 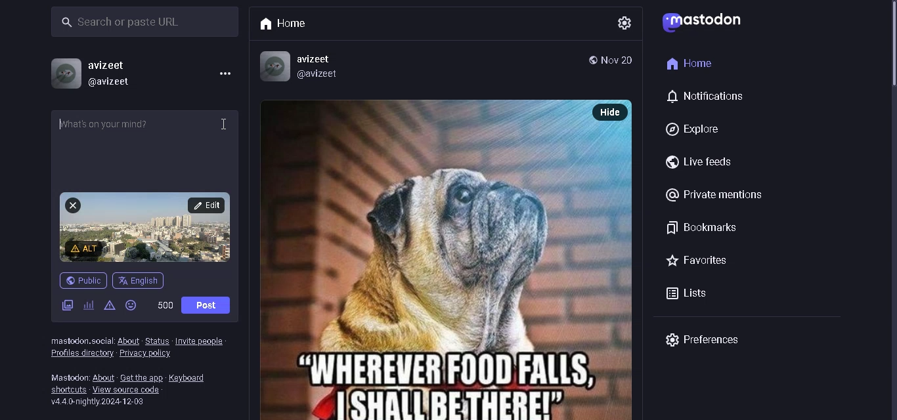 What do you see at coordinates (74, 207) in the screenshot?
I see `remove` at bounding box center [74, 207].